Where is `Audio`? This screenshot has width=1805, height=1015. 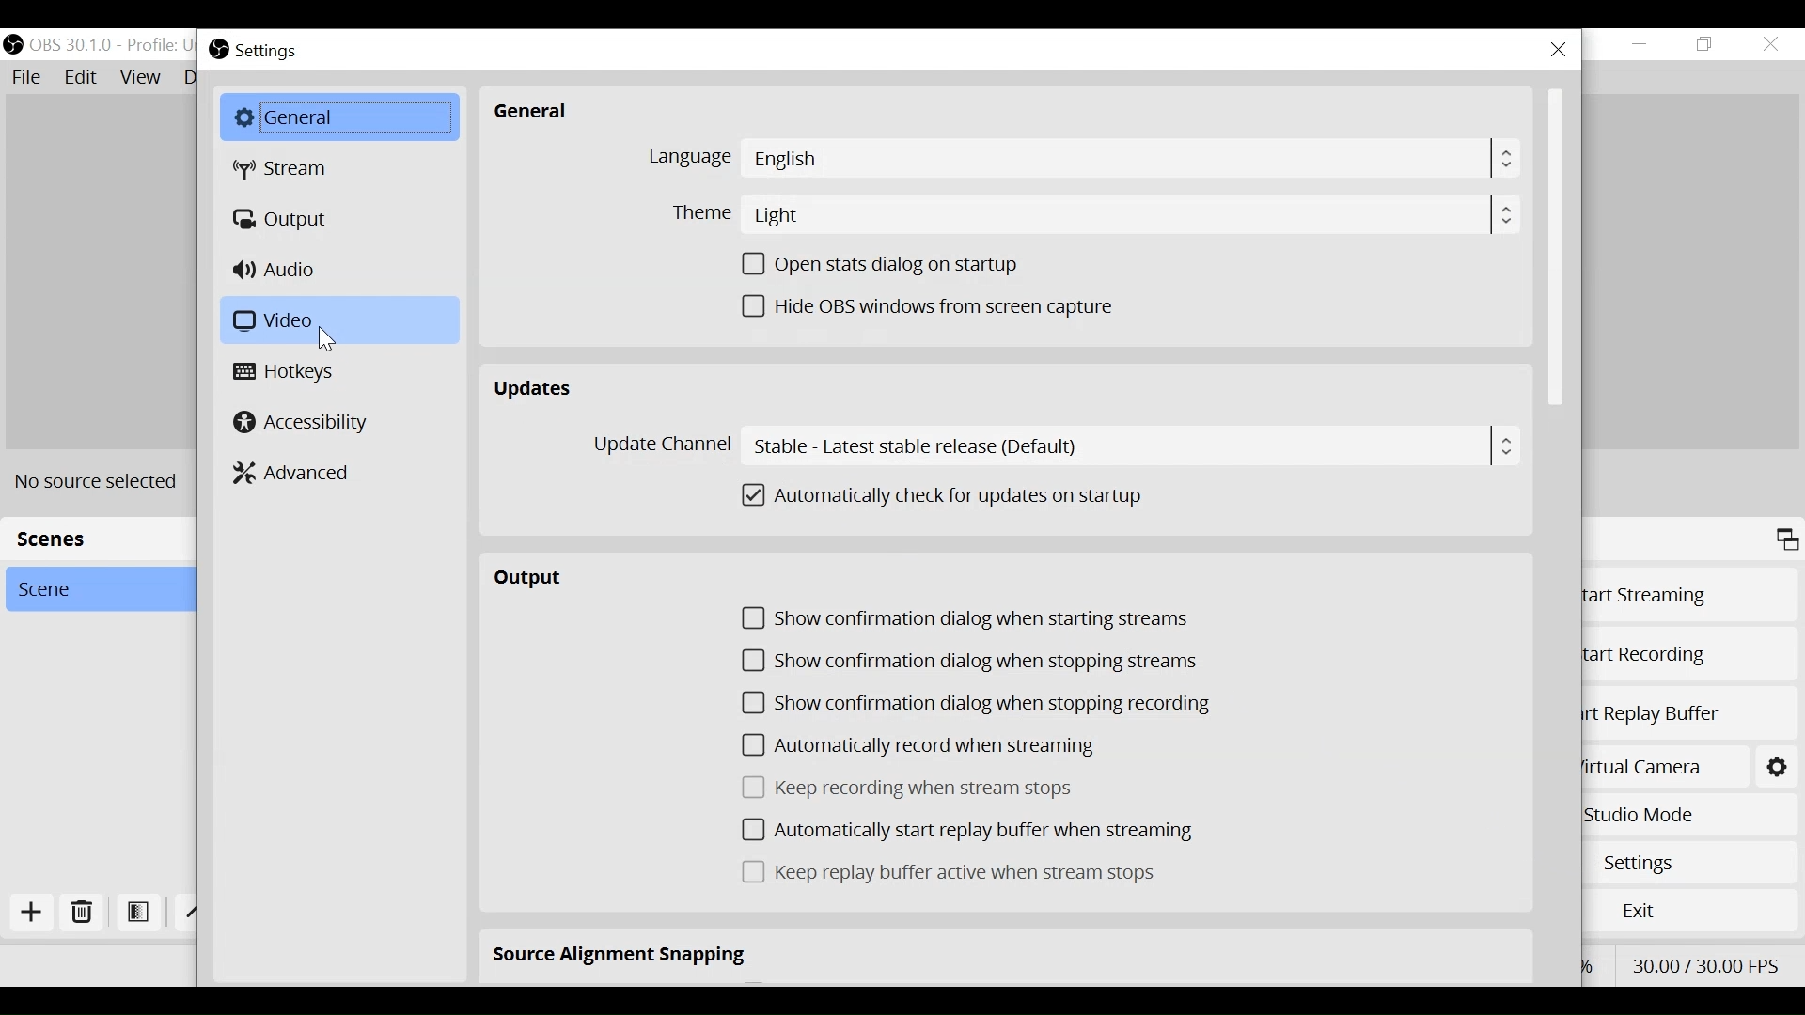
Audio is located at coordinates (279, 272).